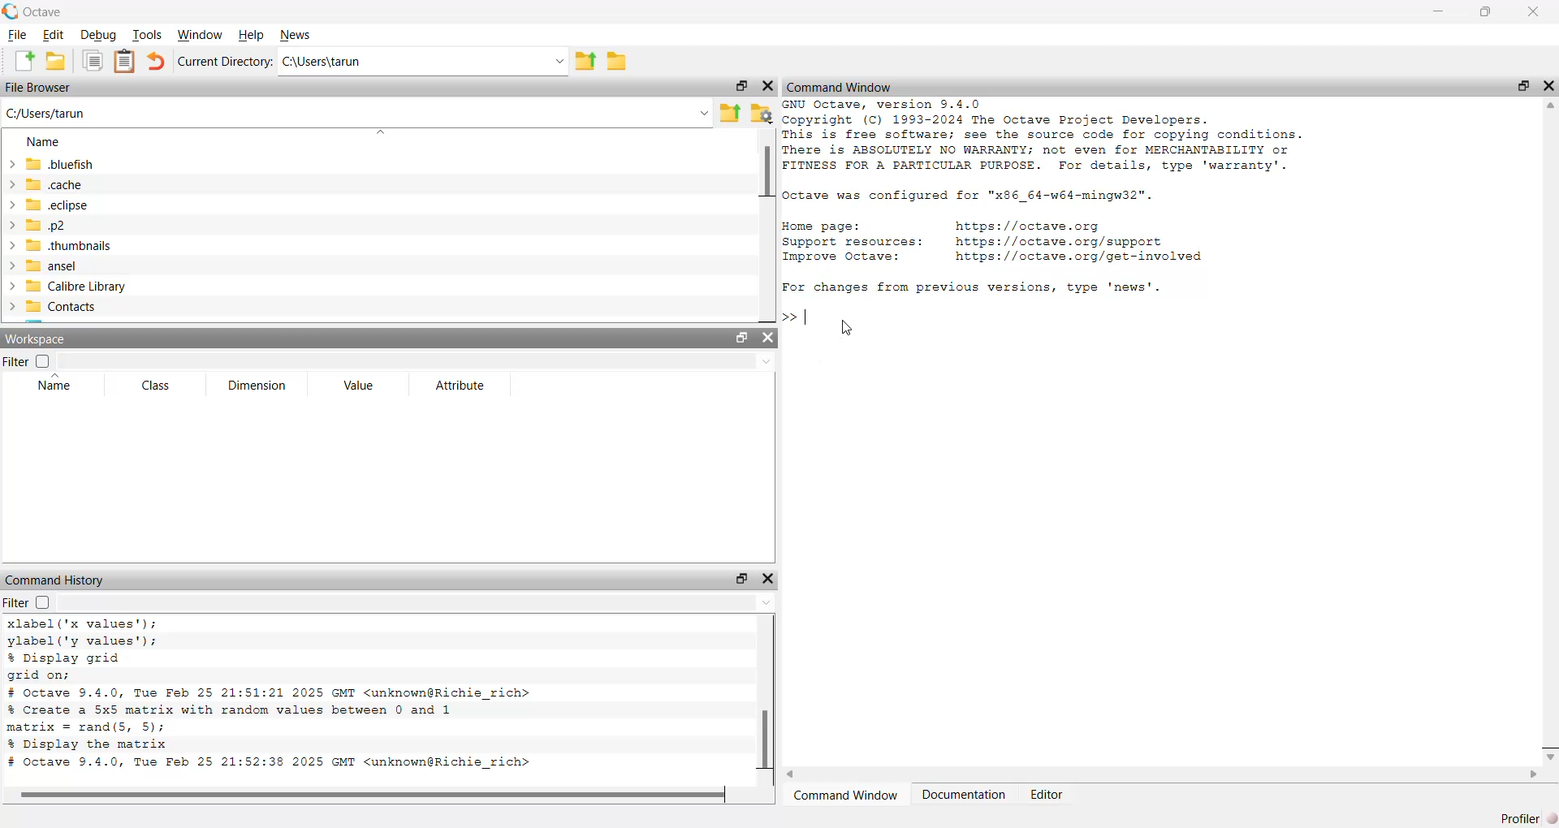  Describe the element at coordinates (1517, 817) in the screenshot. I see `Profiler` at that location.